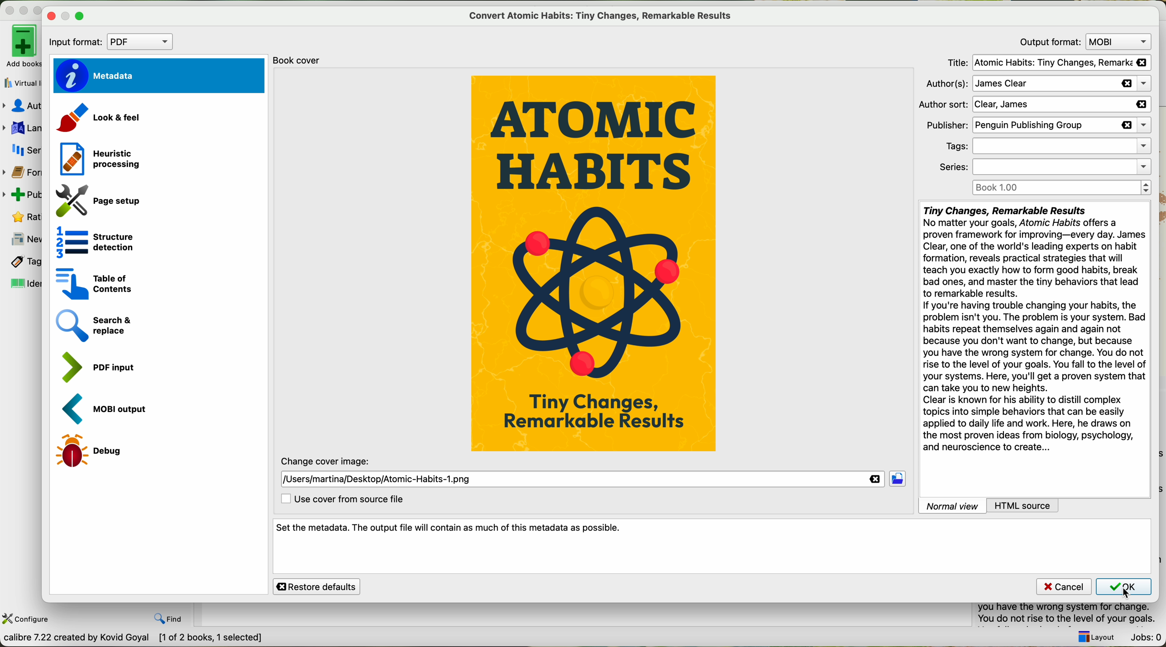 This screenshot has height=647, width=1166. I want to click on click on folder location, so click(898, 480).